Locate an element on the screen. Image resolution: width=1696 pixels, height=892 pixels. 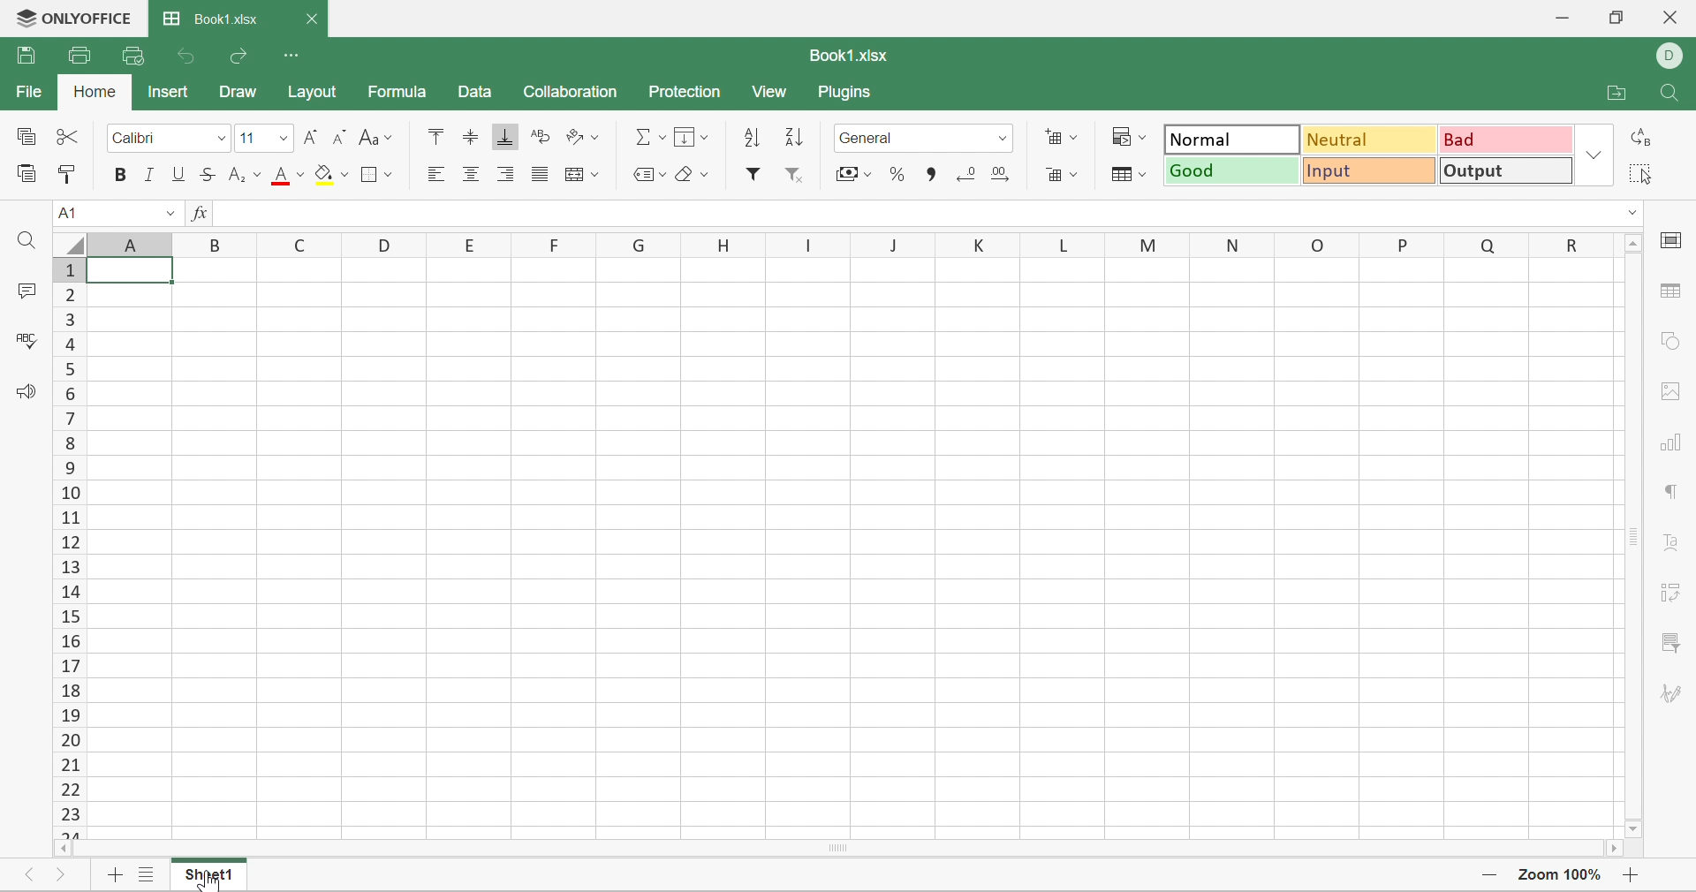
Accounting style is located at coordinates (852, 174).